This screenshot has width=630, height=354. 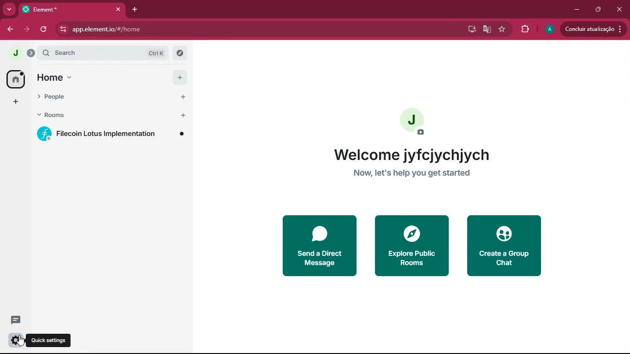 What do you see at coordinates (103, 53) in the screenshot?
I see `search` at bounding box center [103, 53].